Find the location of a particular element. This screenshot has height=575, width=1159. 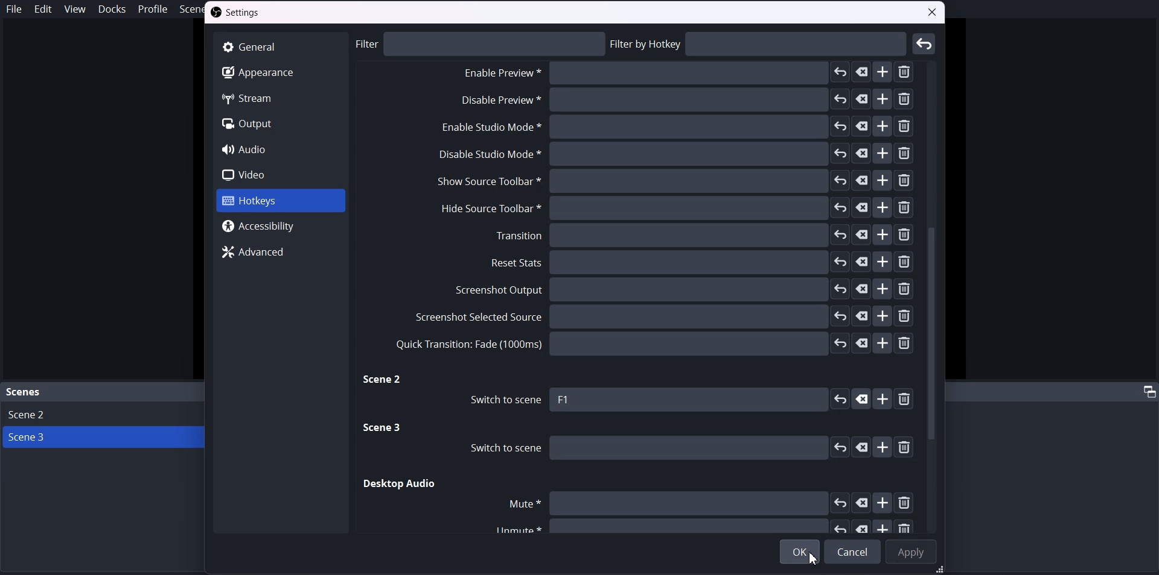

Scene two is located at coordinates (383, 380).